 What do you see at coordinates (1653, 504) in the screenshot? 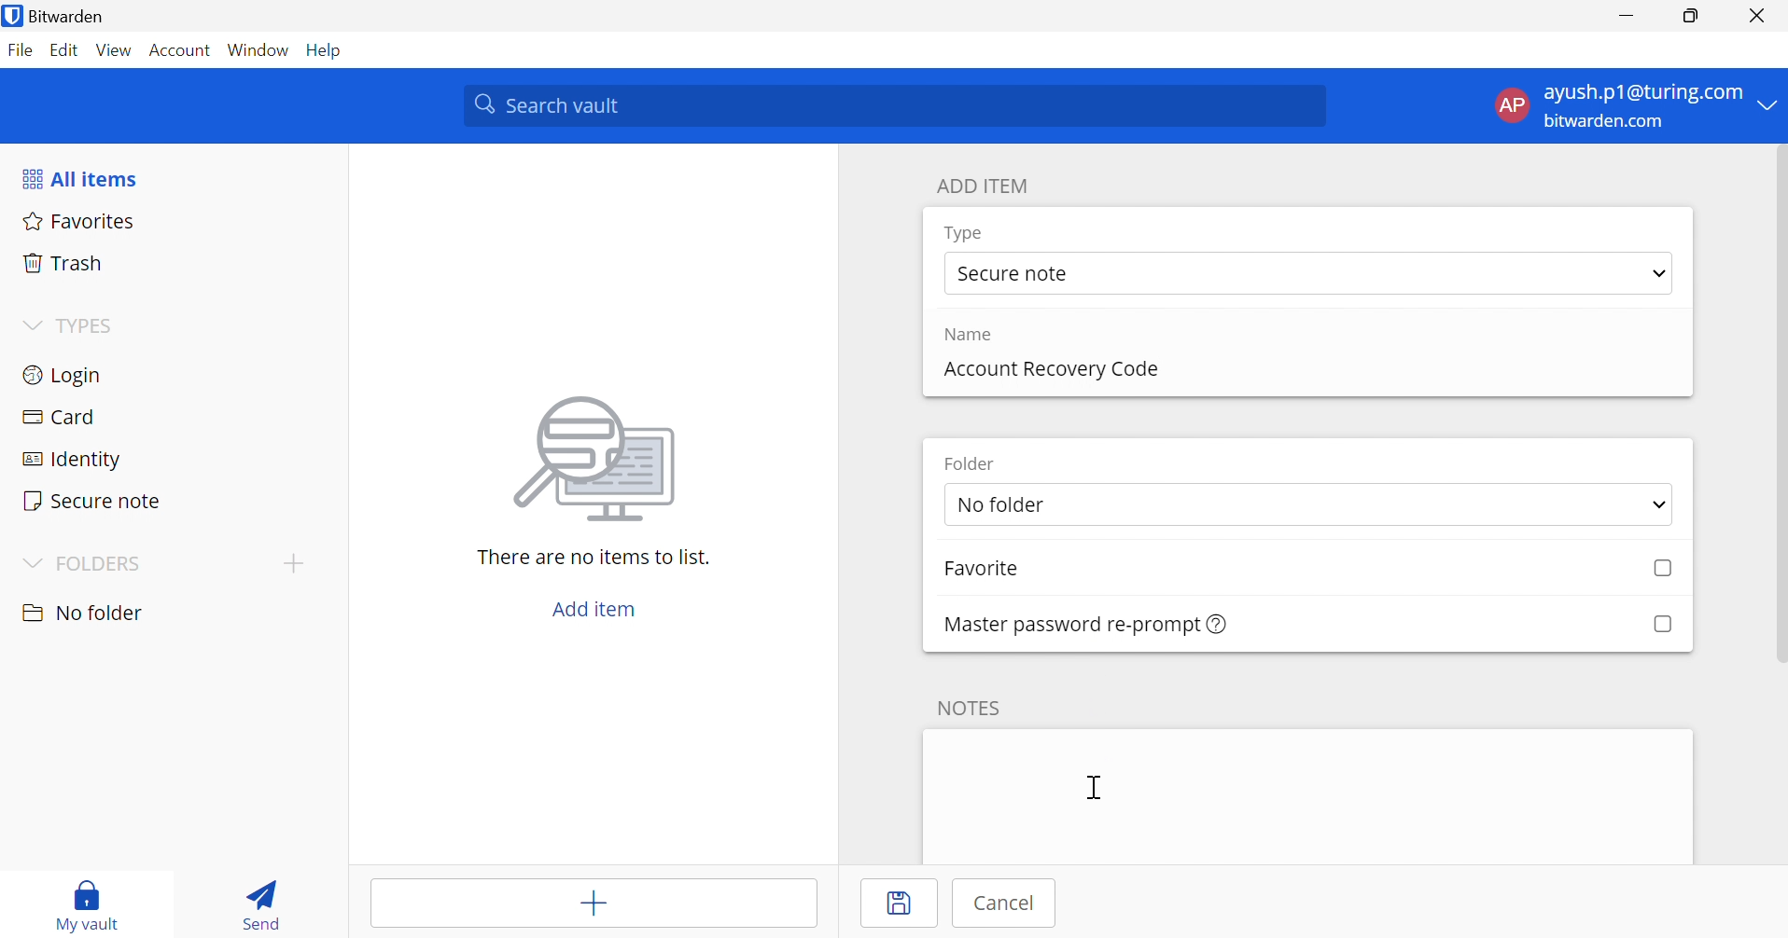
I see `dropdown` at bounding box center [1653, 504].